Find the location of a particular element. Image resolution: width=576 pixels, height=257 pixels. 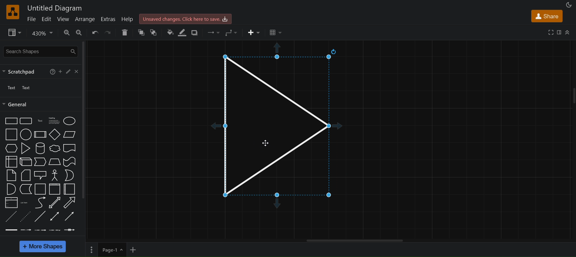

close is located at coordinates (76, 71).